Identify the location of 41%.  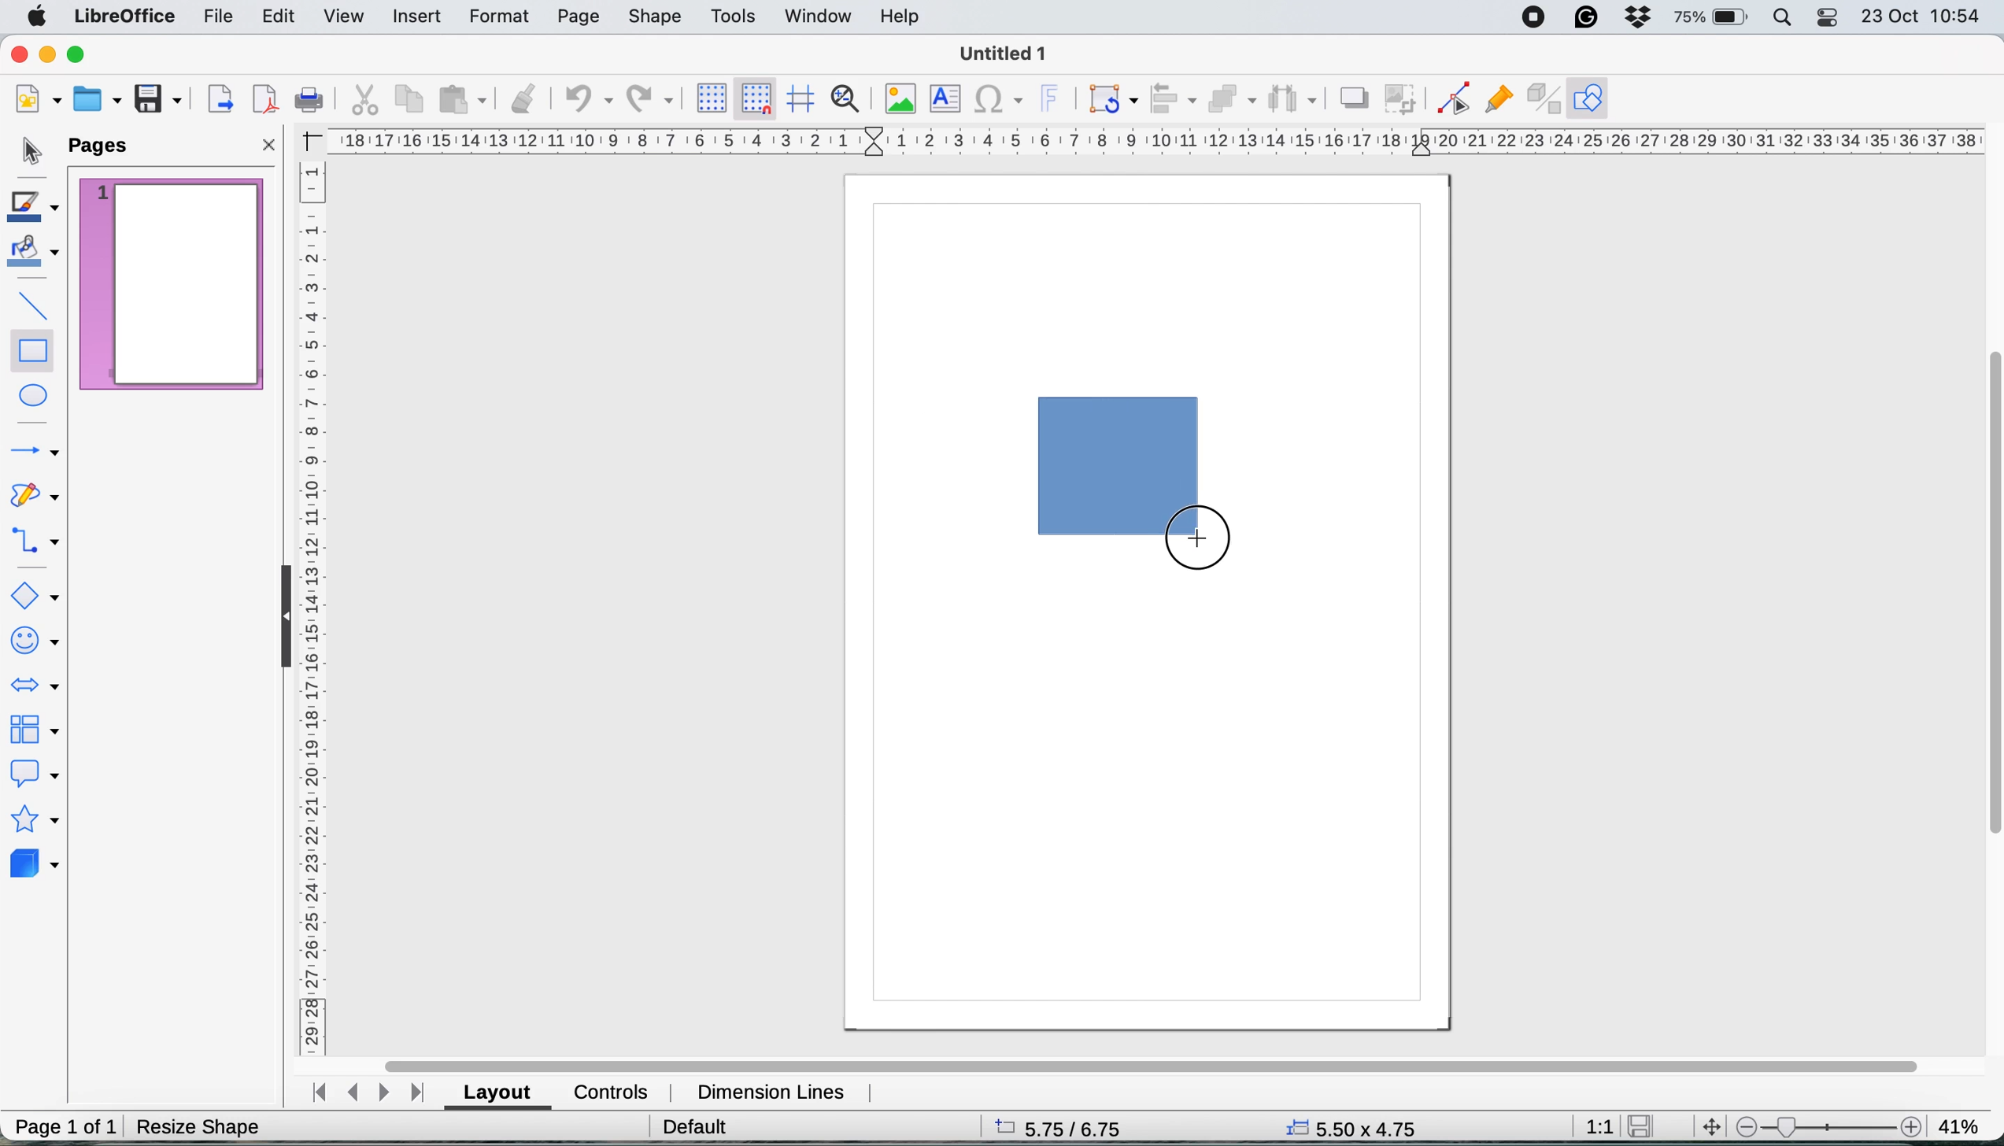
(1959, 1122).